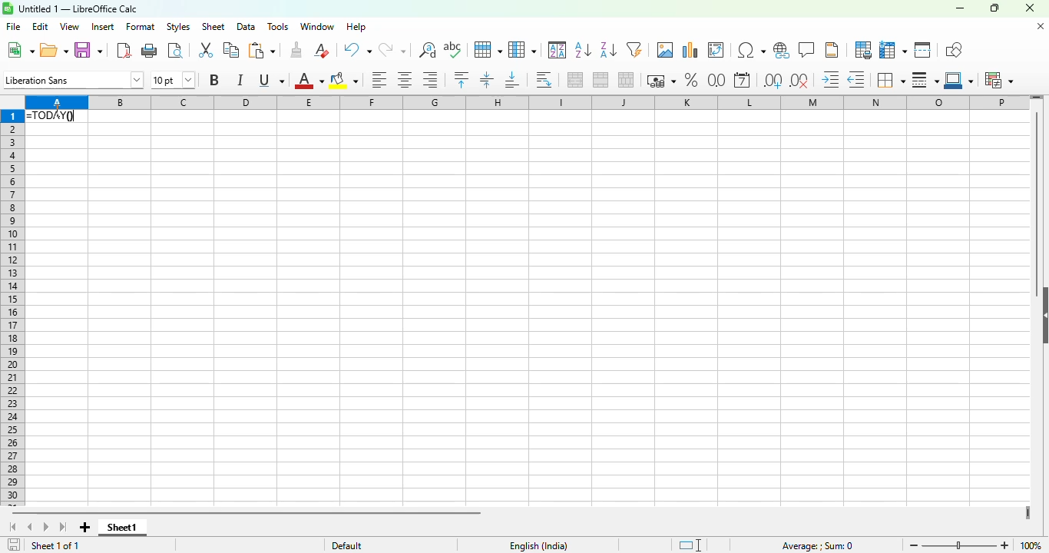 This screenshot has width=1049, height=553. Describe the element at coordinates (660, 81) in the screenshot. I see `format as currency` at that location.